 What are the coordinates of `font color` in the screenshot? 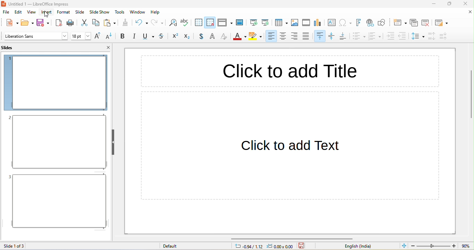 It's located at (239, 37).